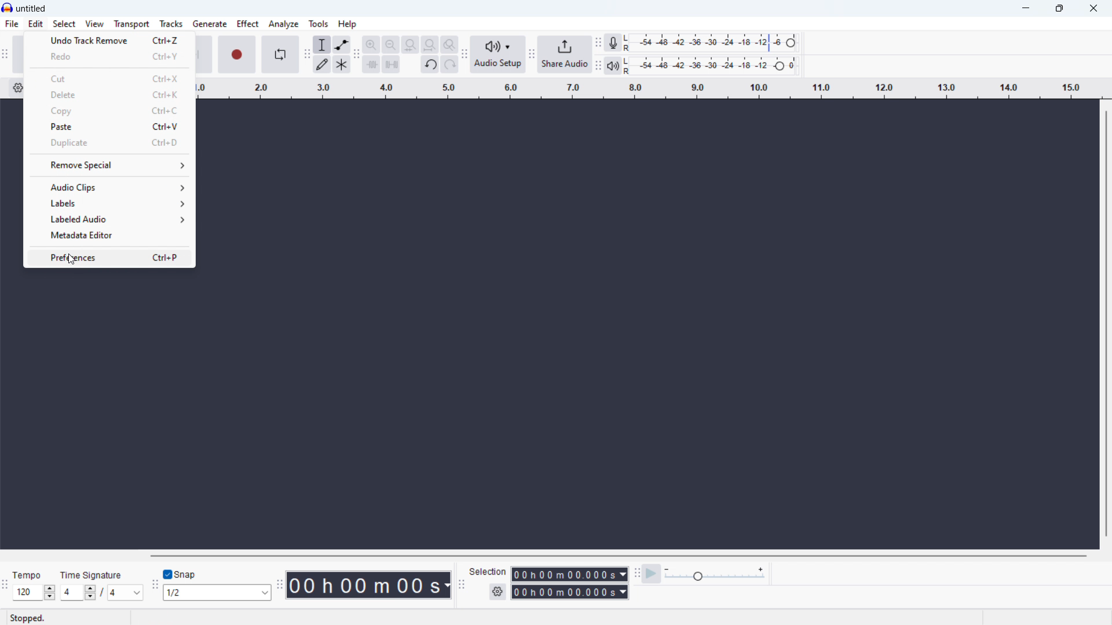  I want to click on transport, so click(132, 24).